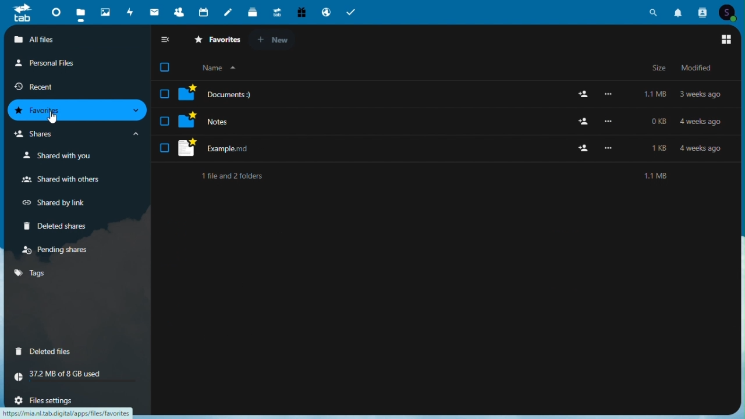 This screenshot has height=419, width=745. I want to click on Shared with you, so click(74, 155).